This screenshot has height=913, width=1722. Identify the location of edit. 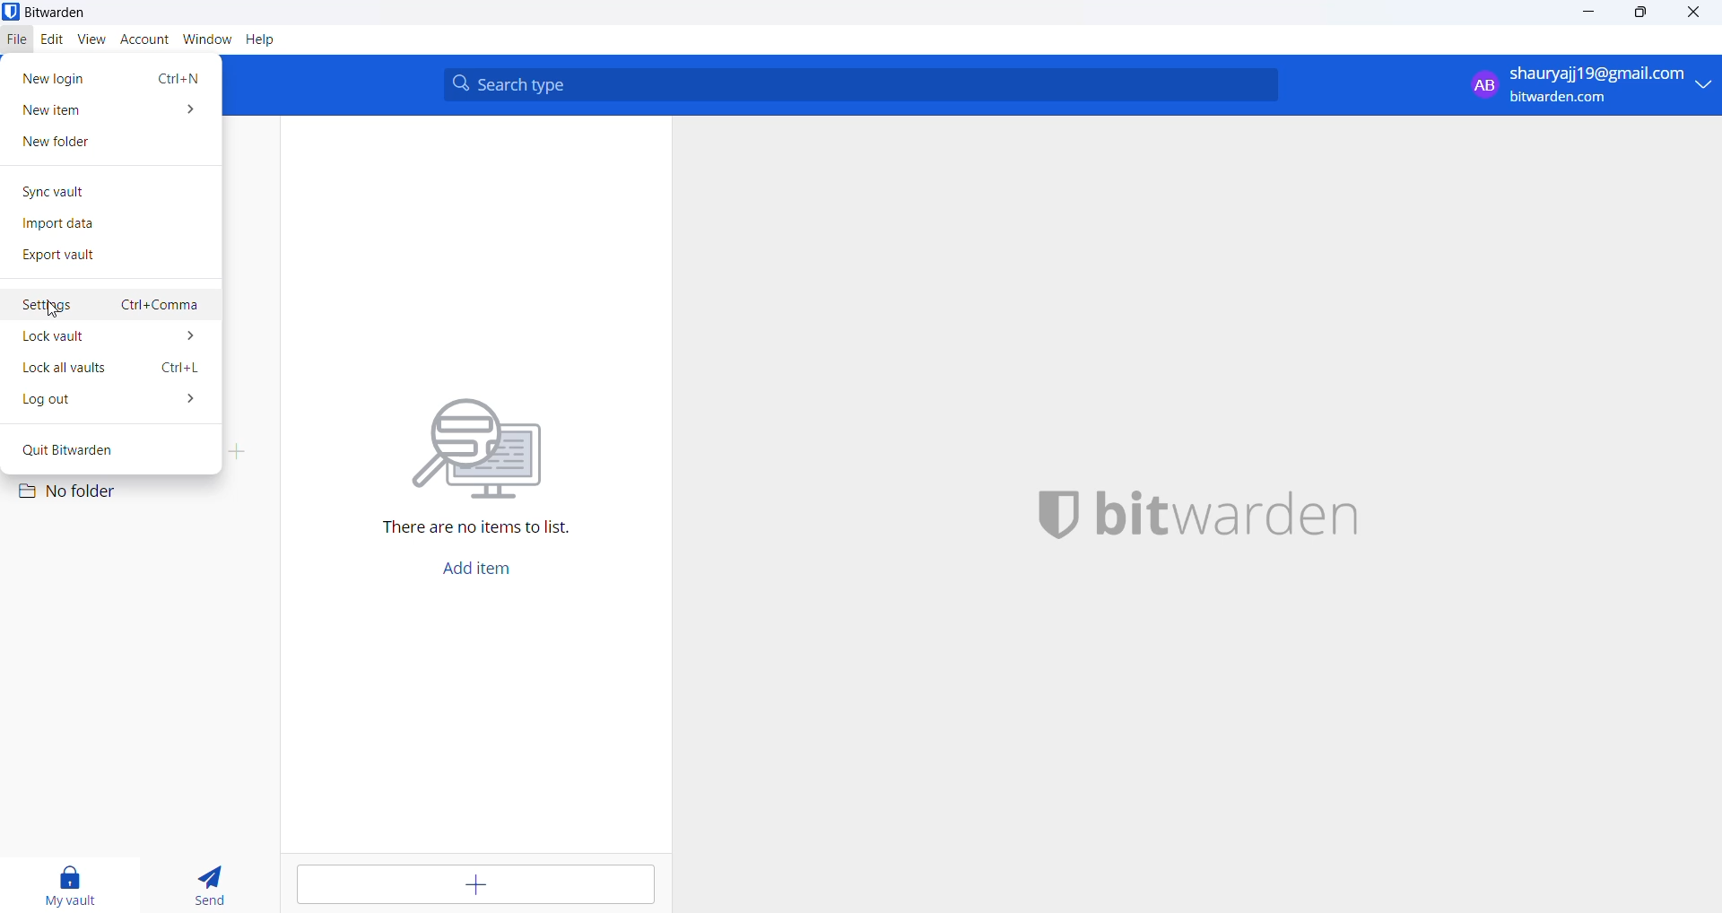
(50, 40).